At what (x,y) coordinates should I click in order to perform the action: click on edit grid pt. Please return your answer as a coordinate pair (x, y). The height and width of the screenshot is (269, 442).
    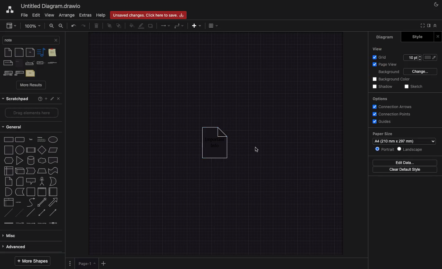
    Looking at the image, I should click on (410, 58).